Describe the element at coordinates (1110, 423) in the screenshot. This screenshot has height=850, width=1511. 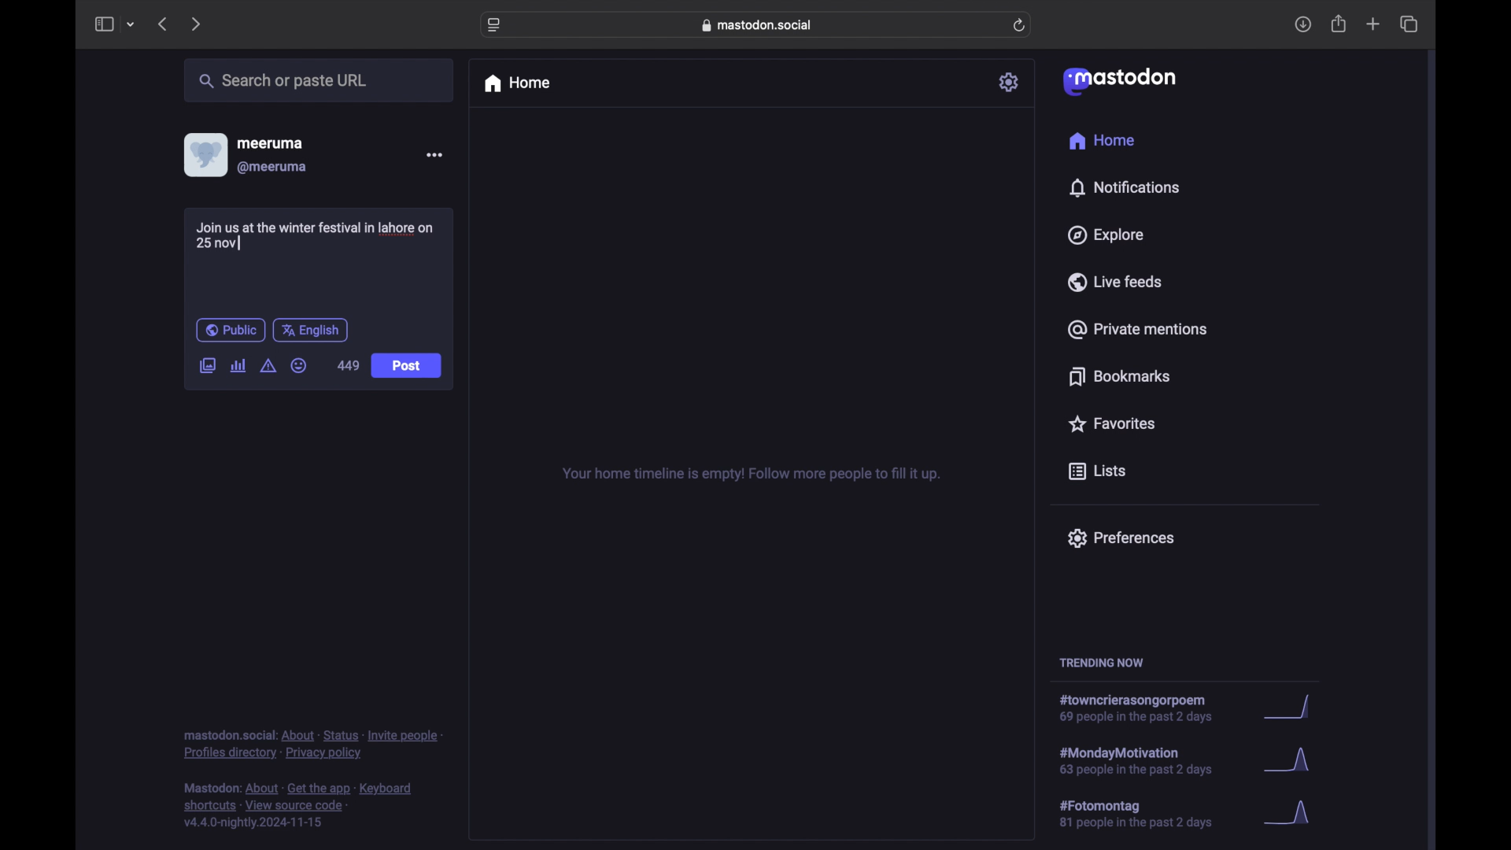
I see `favorites` at that location.